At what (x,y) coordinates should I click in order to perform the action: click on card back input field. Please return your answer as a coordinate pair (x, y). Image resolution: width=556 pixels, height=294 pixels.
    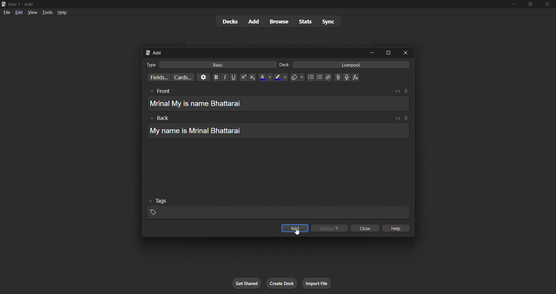
    Looking at the image, I should click on (278, 127).